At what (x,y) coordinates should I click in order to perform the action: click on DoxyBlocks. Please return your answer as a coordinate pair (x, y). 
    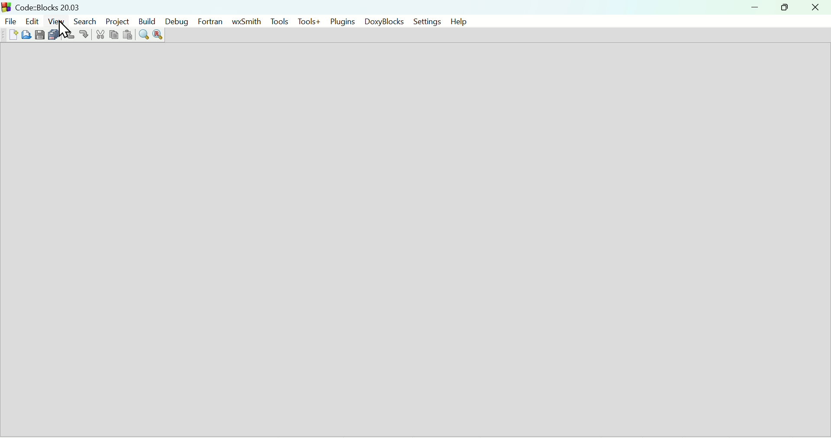
    Looking at the image, I should click on (382, 21).